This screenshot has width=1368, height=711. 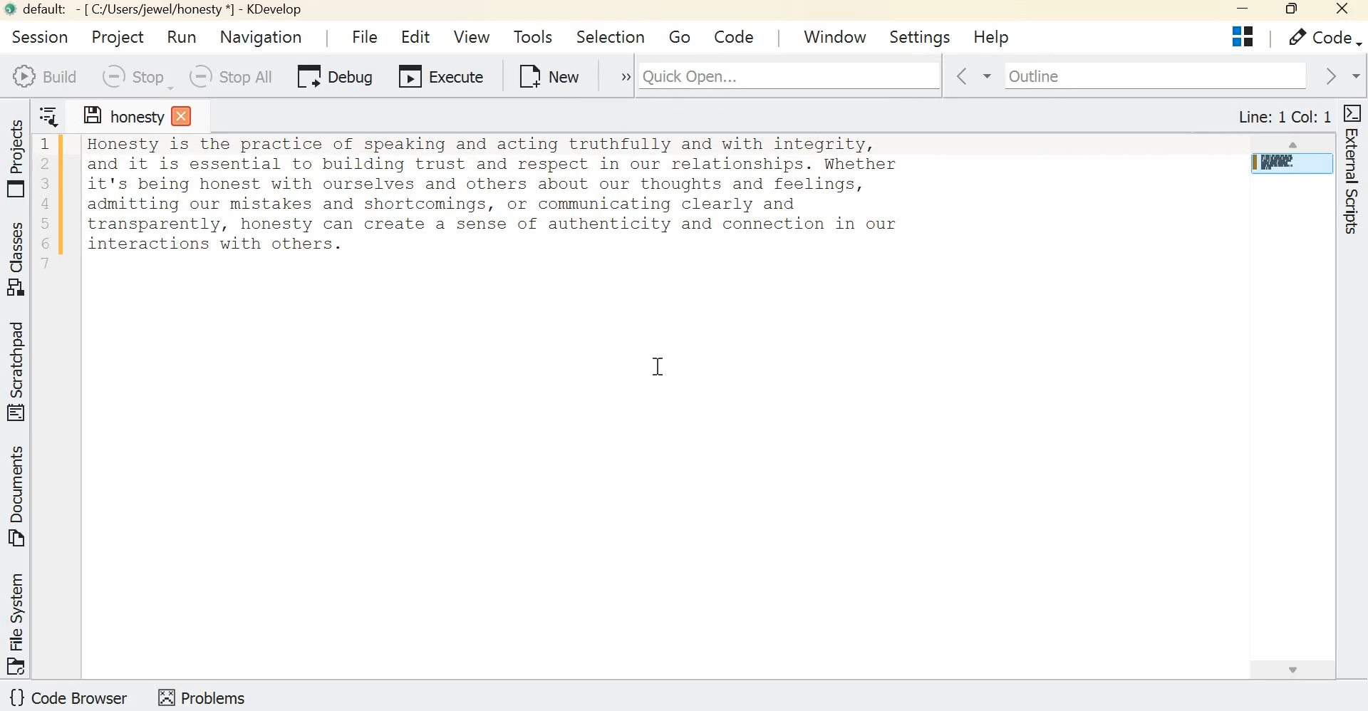 I want to click on Build Selection, so click(x=44, y=76).